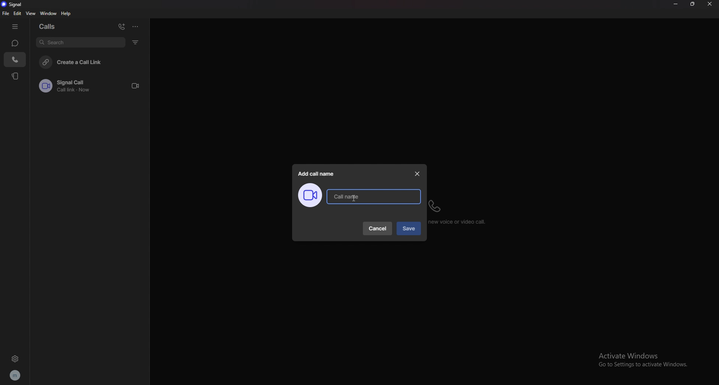 The image size is (719, 385). I want to click on minimize, so click(675, 4).